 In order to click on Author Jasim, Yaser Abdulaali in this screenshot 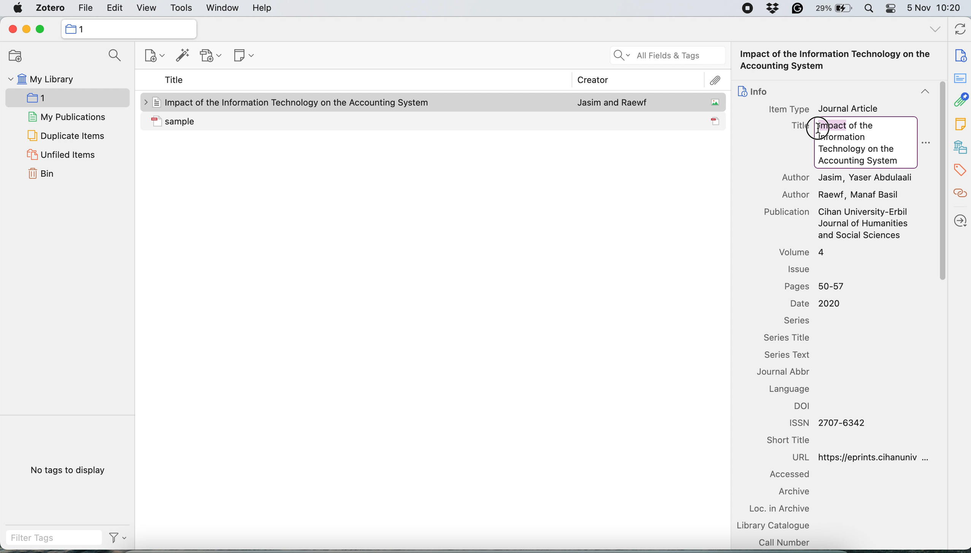, I will do `click(848, 178)`.